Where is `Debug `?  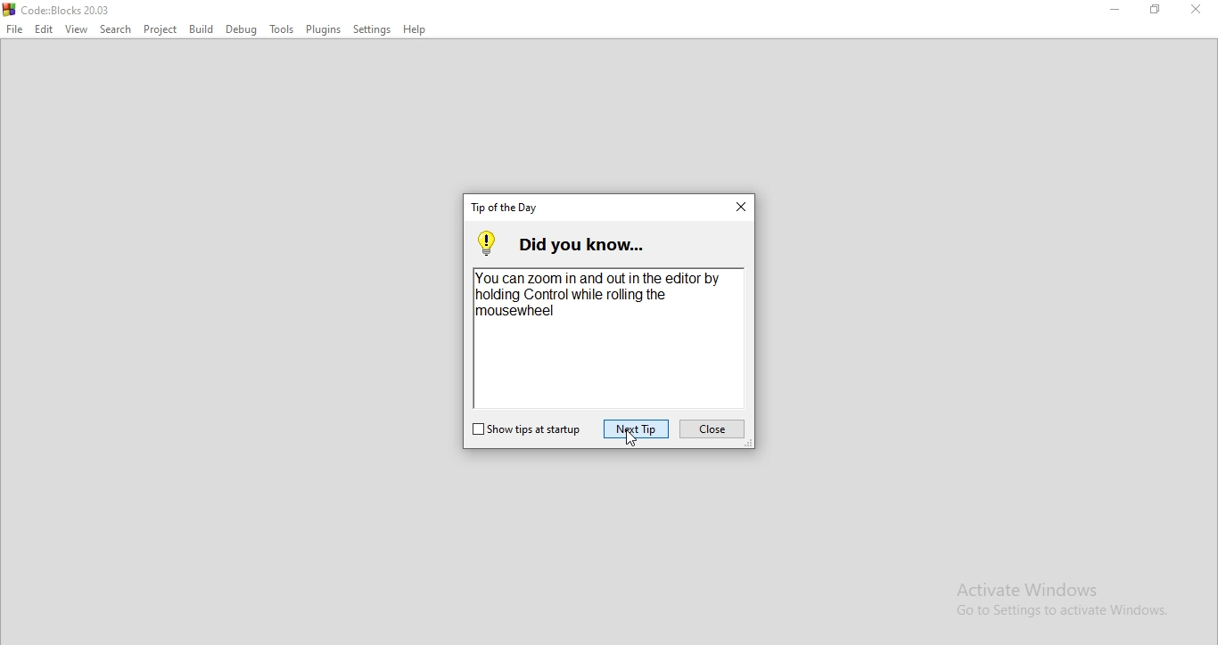
Debug  is located at coordinates (241, 30).